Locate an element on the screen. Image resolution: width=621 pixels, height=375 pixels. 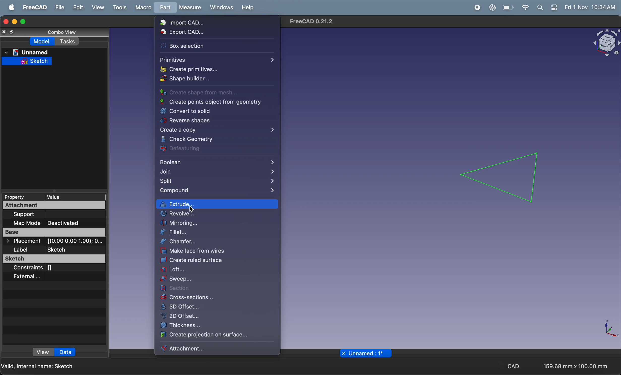
apple widgets is located at coordinates (547, 8).